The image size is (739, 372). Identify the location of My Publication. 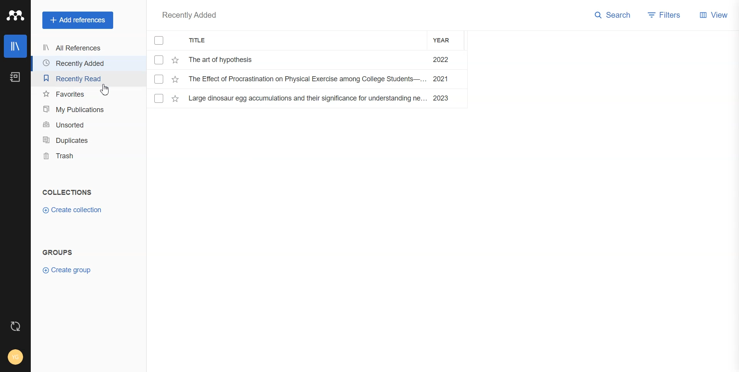
(80, 110).